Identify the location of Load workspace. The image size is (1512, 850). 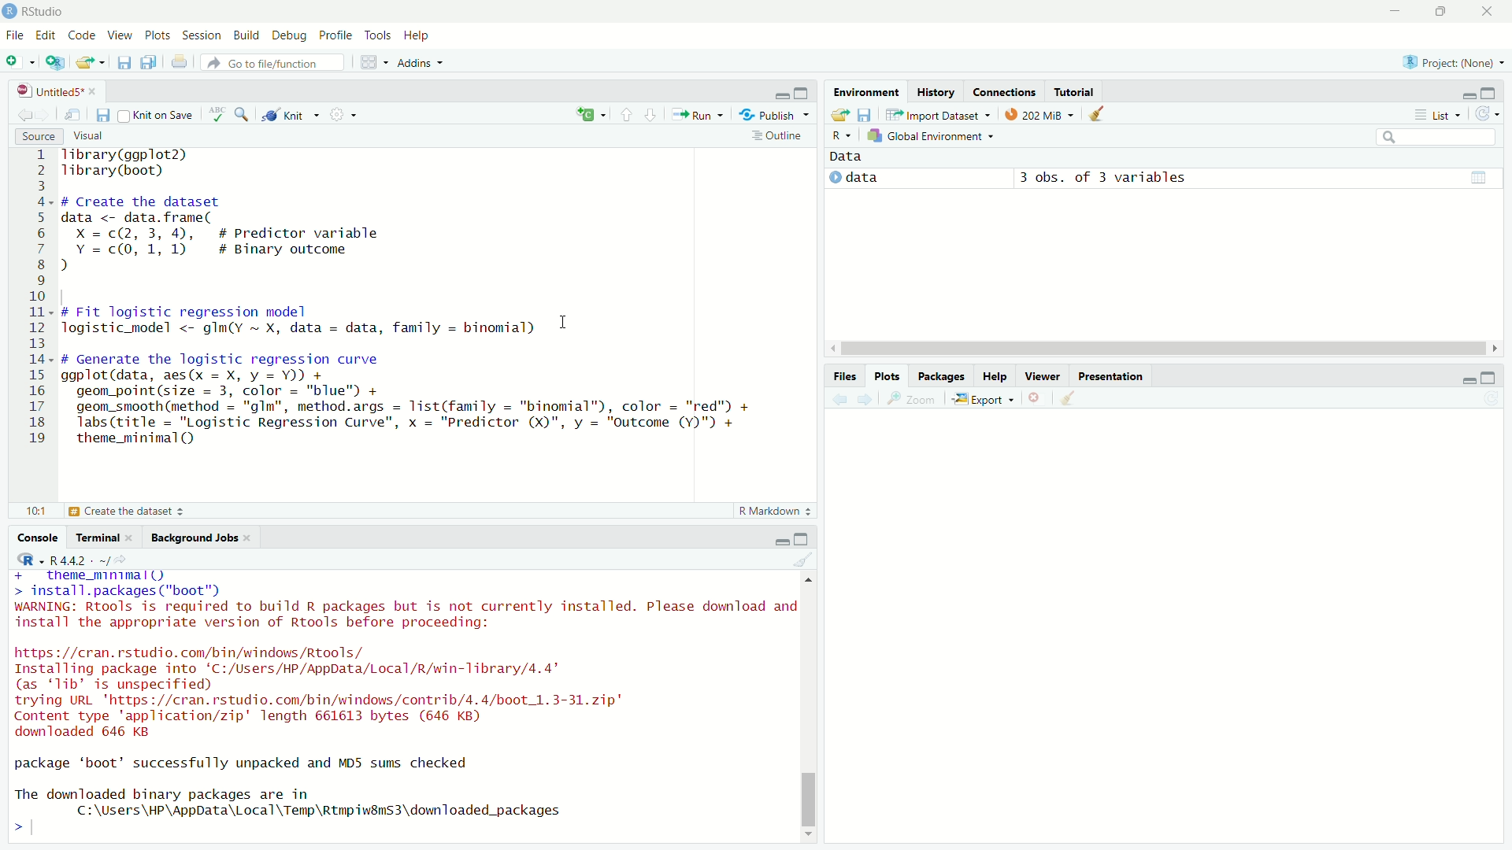
(839, 115).